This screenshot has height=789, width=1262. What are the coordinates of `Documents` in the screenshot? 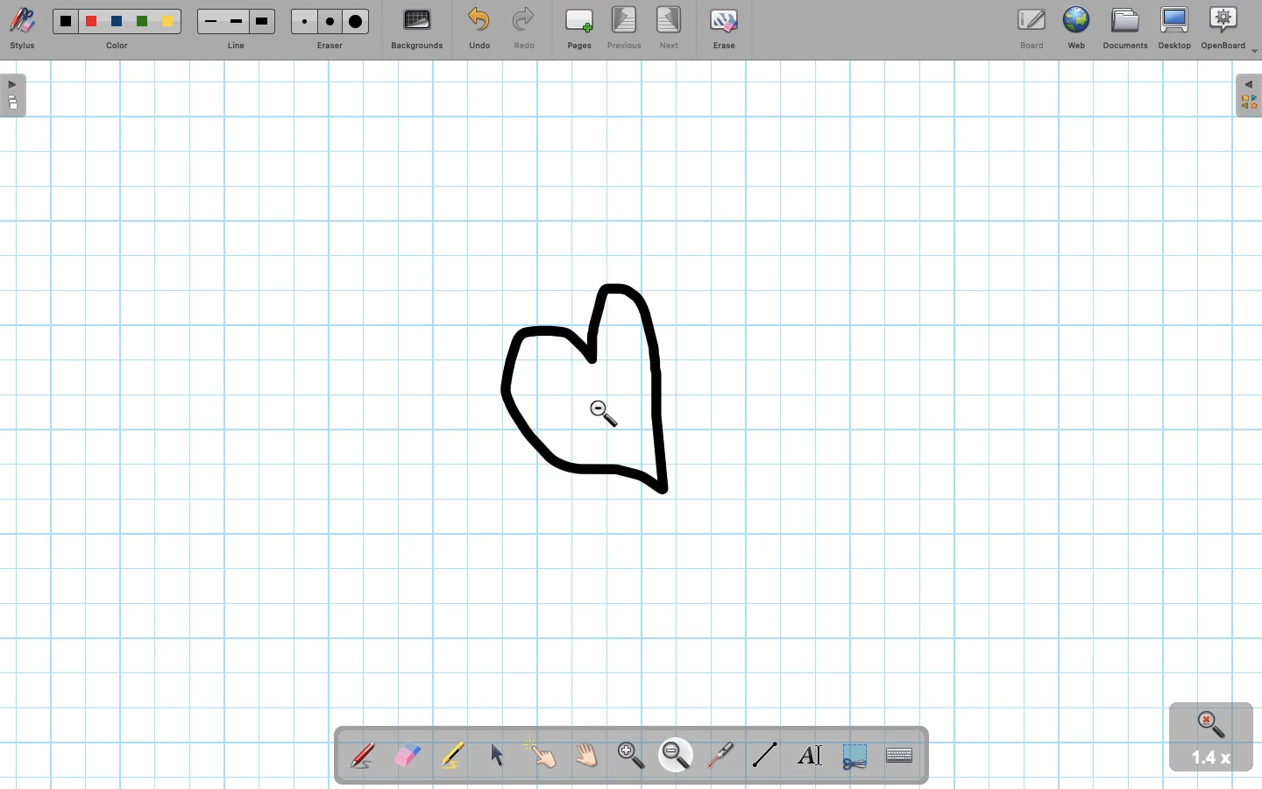 It's located at (1124, 29).